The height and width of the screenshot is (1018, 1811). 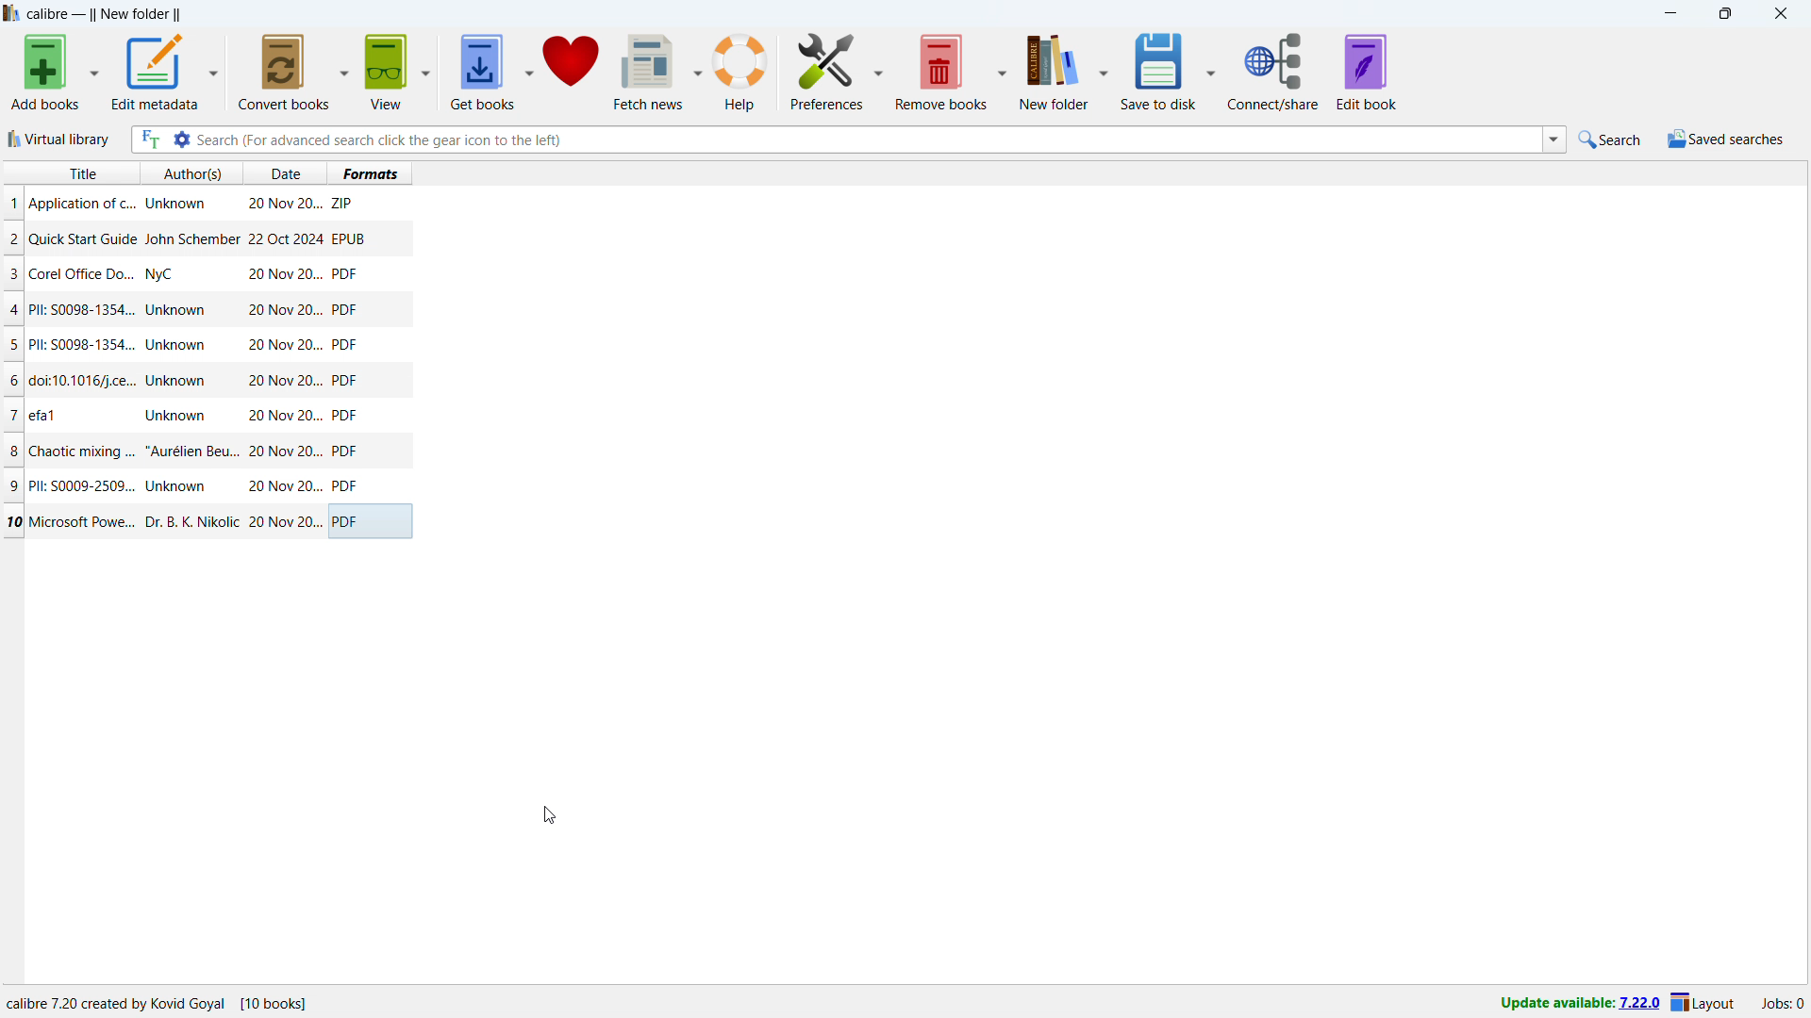 I want to click on 20 Nov 20..., so click(x=283, y=416).